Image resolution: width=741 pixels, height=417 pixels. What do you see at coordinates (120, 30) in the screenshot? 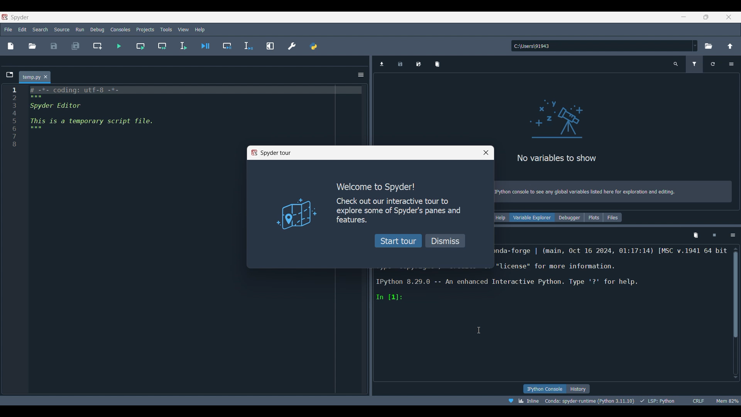
I see `Consoles menu` at bounding box center [120, 30].